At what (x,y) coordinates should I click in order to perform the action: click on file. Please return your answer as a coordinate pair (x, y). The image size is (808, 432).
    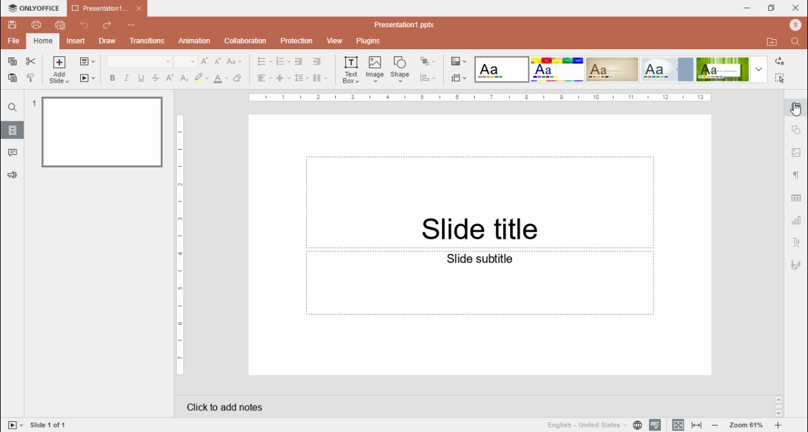
    Looking at the image, I should click on (13, 41).